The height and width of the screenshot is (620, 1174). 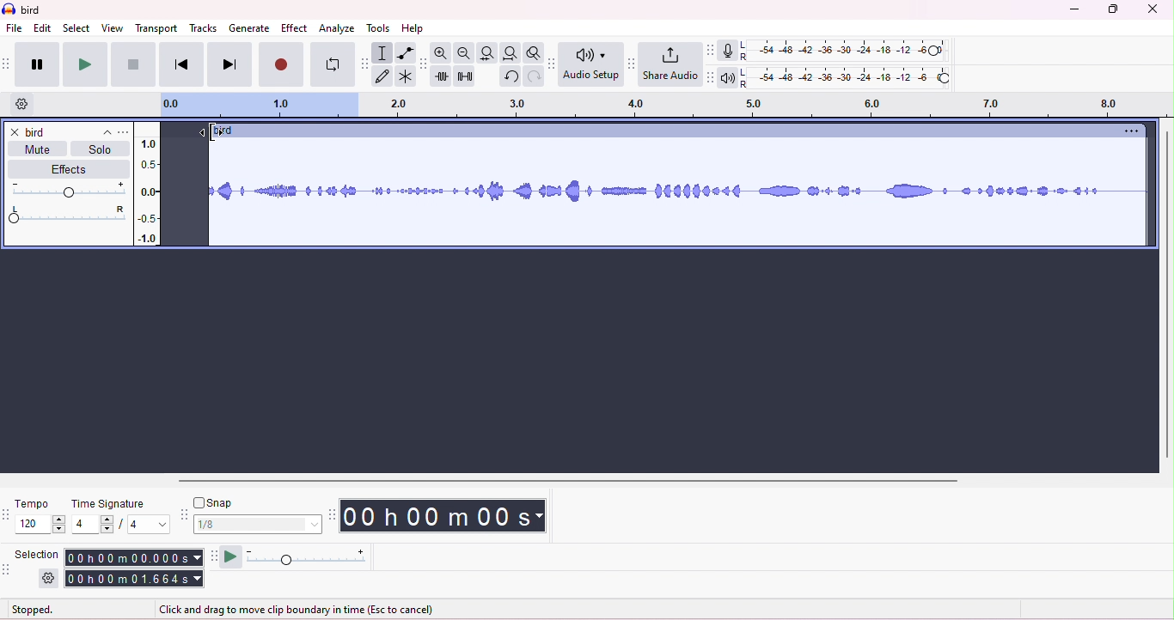 I want to click on fit project to width, so click(x=510, y=54).